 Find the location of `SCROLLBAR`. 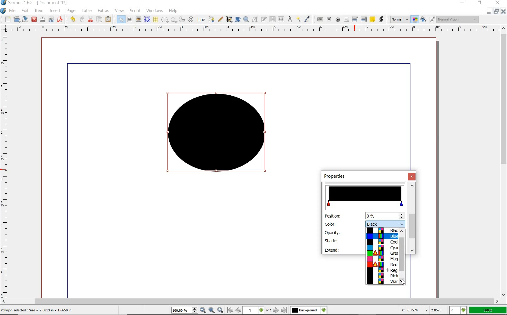

SCROLLBAR is located at coordinates (250, 301).